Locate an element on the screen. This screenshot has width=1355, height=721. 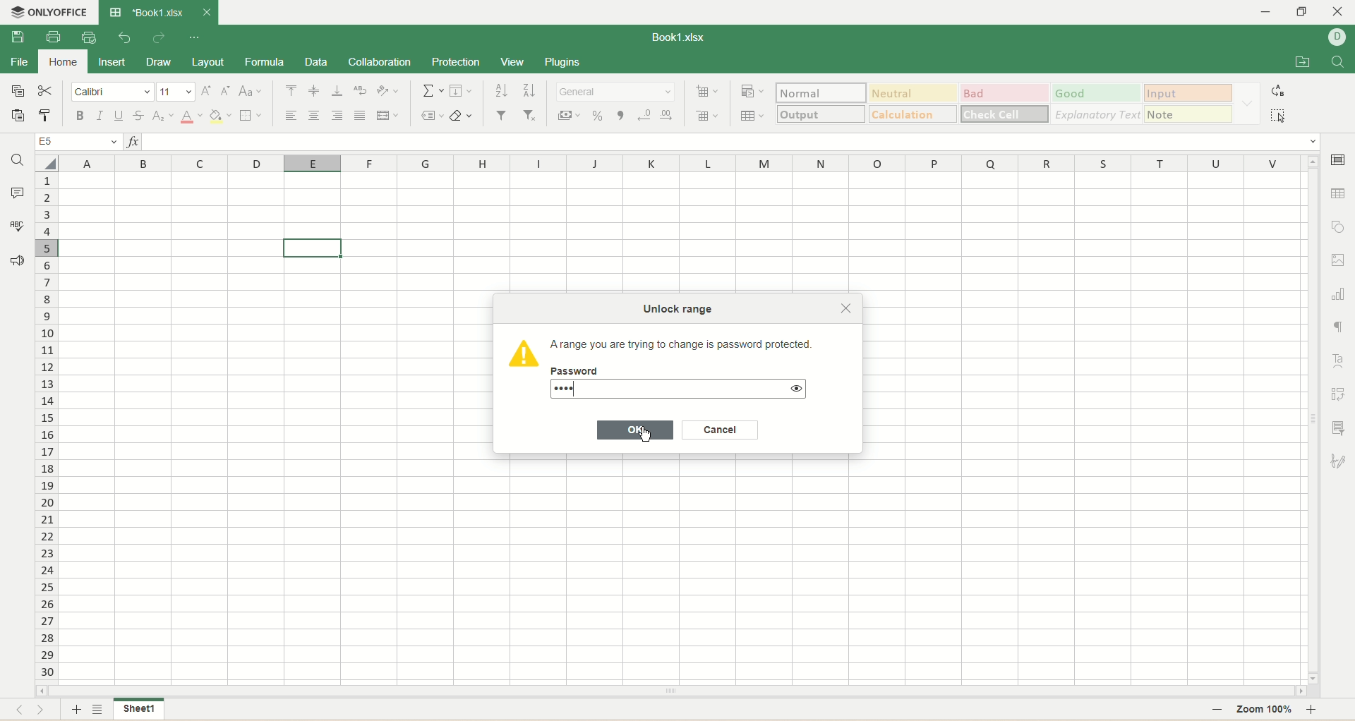
underline is located at coordinates (119, 116).